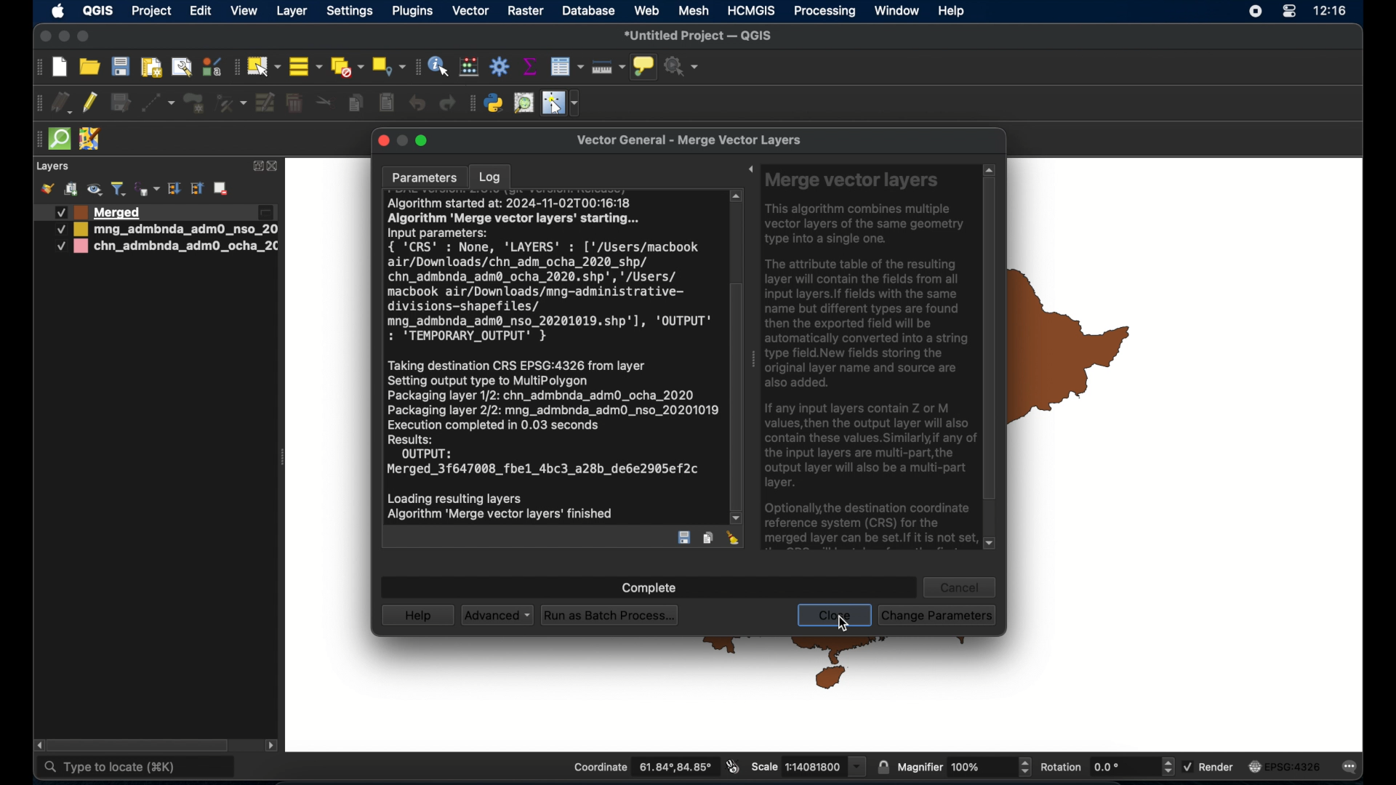 This screenshot has width=1396, height=785. What do you see at coordinates (97, 10) in the screenshot?
I see `QGIS` at bounding box center [97, 10].